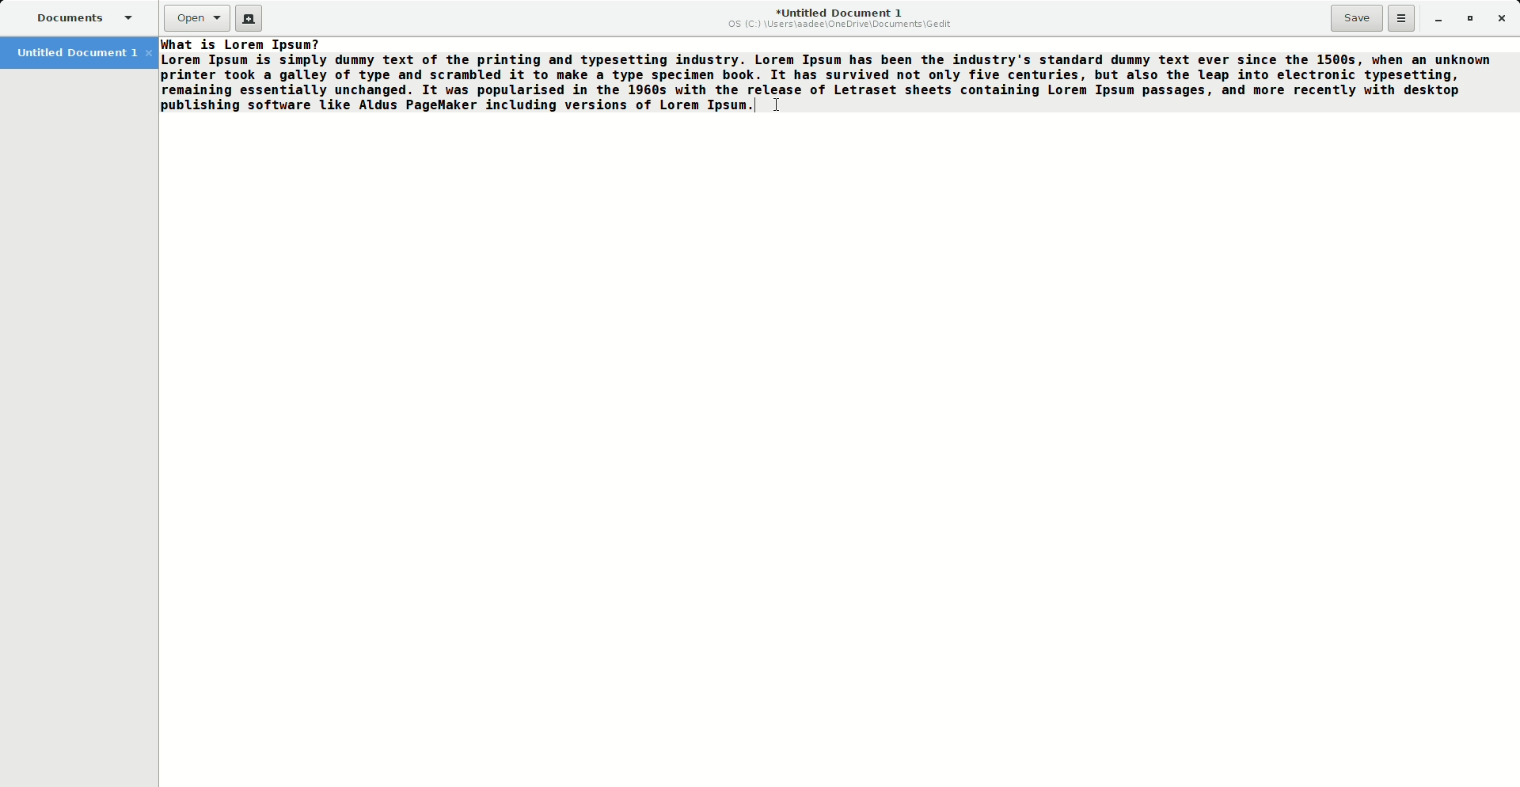 The image size is (1520, 787). What do you see at coordinates (1468, 17) in the screenshot?
I see `Restore` at bounding box center [1468, 17].